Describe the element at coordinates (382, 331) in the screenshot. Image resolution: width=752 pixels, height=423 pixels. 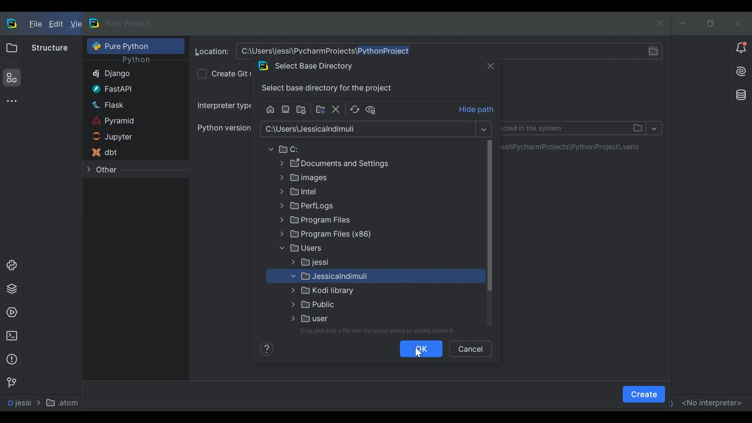
I see `Text` at that location.